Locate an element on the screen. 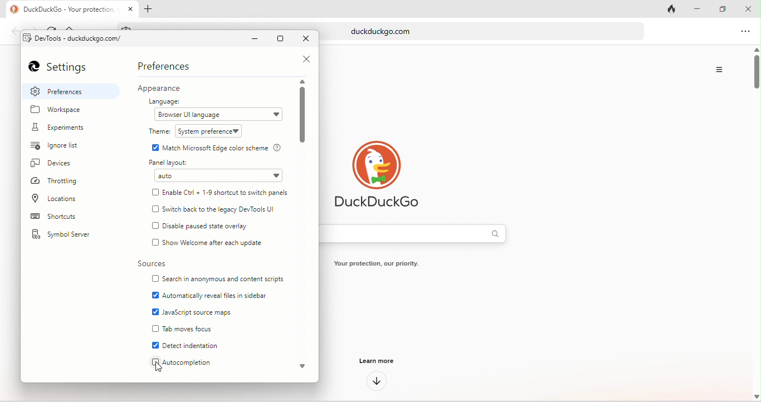  checkbox is located at coordinates (156, 209).